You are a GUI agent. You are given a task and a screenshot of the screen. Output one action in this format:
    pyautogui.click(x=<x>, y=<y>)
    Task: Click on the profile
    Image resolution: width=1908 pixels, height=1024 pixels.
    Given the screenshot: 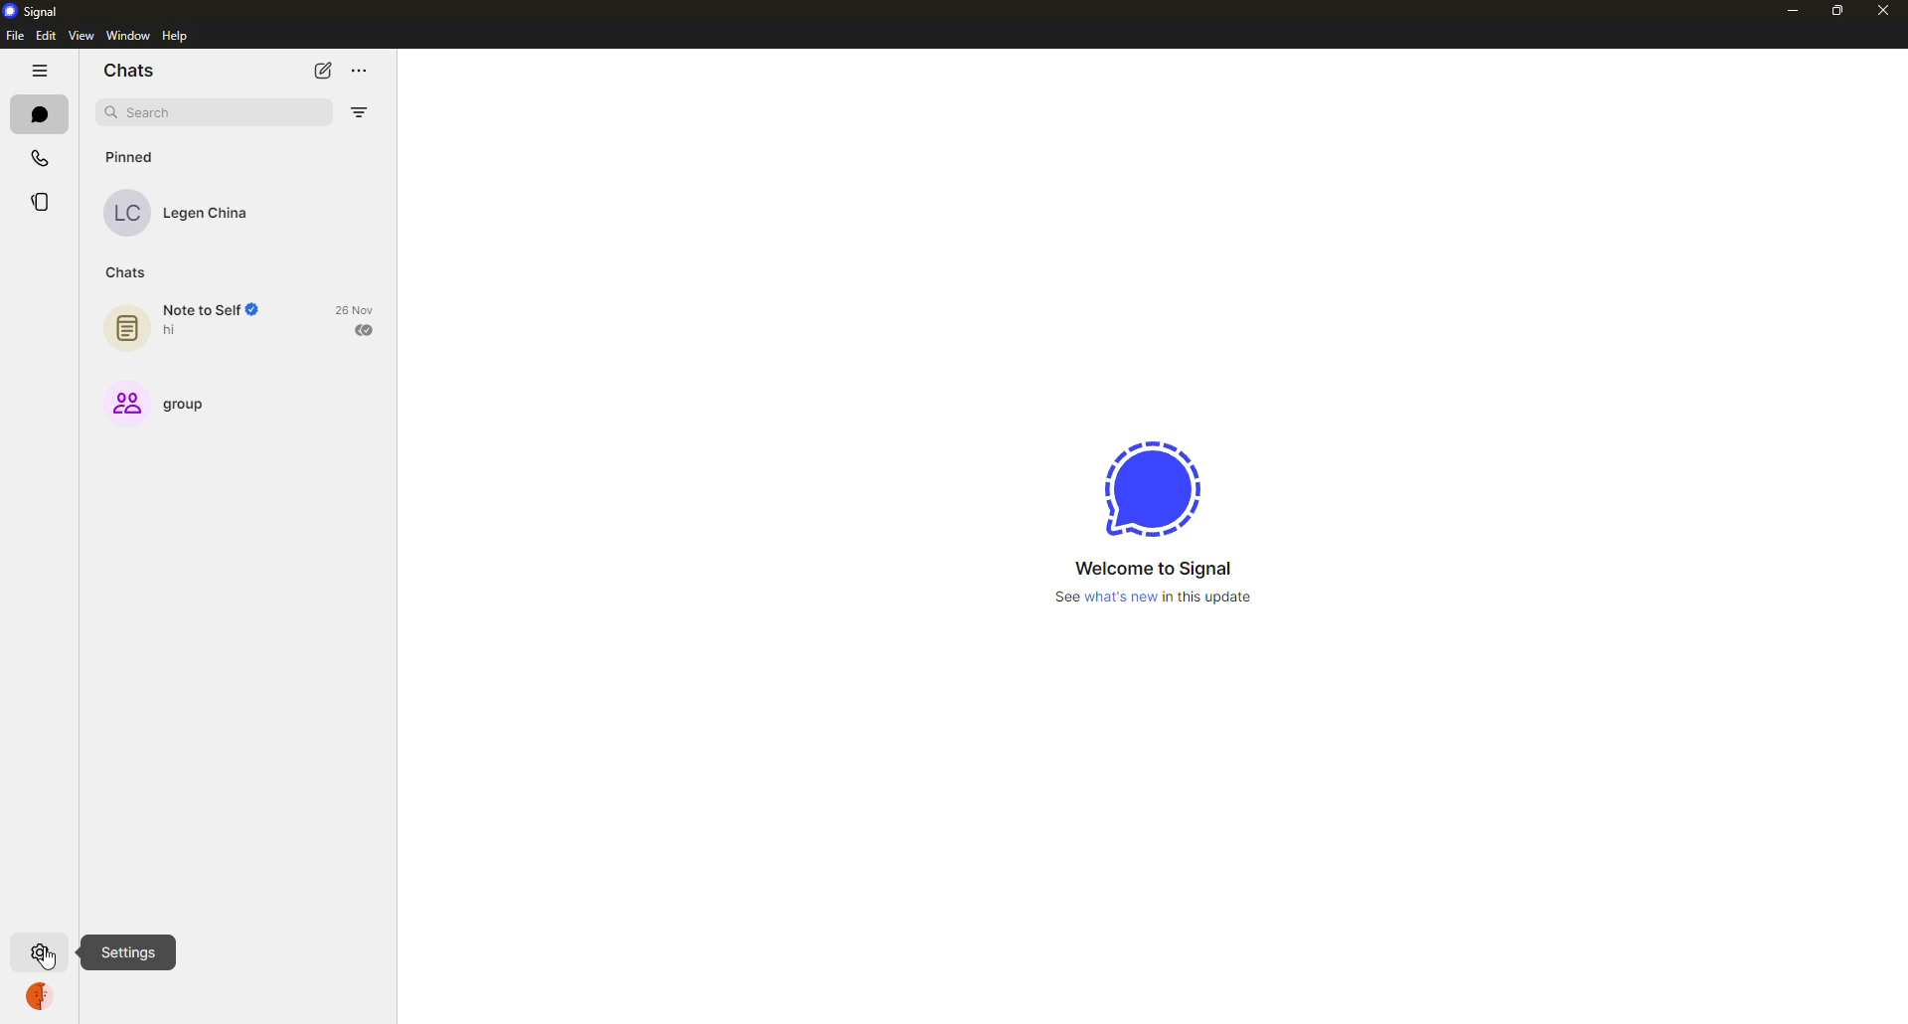 What is the action you would take?
    pyautogui.click(x=46, y=996)
    